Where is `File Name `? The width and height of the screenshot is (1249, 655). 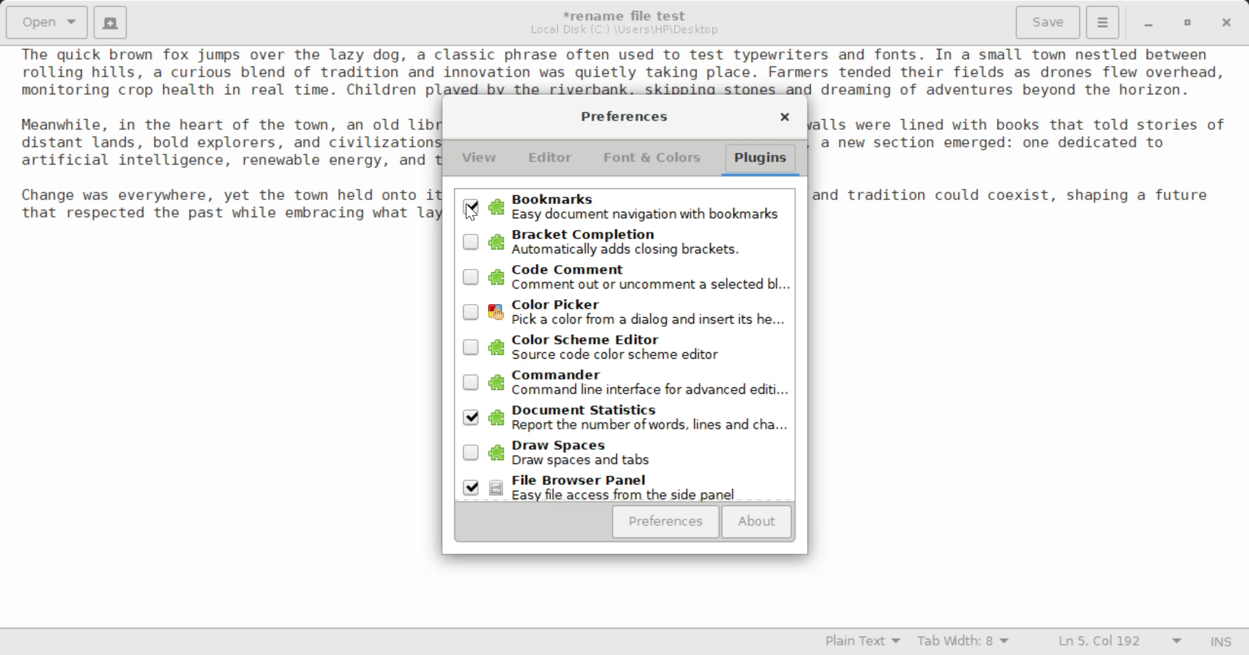
File Name  is located at coordinates (628, 14).